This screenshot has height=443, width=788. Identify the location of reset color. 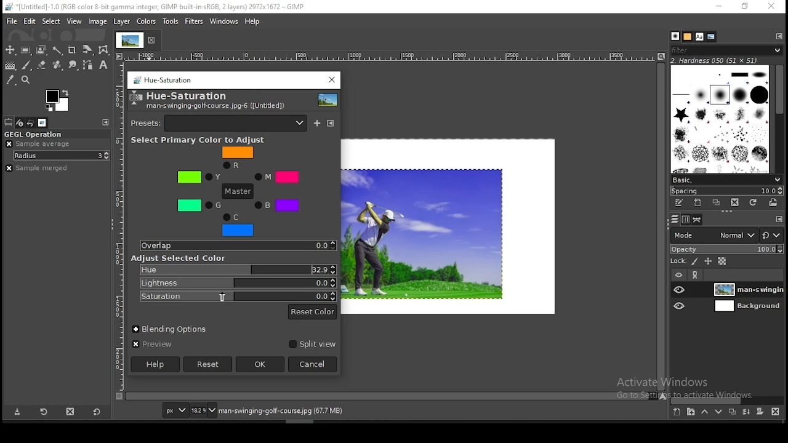
(313, 312).